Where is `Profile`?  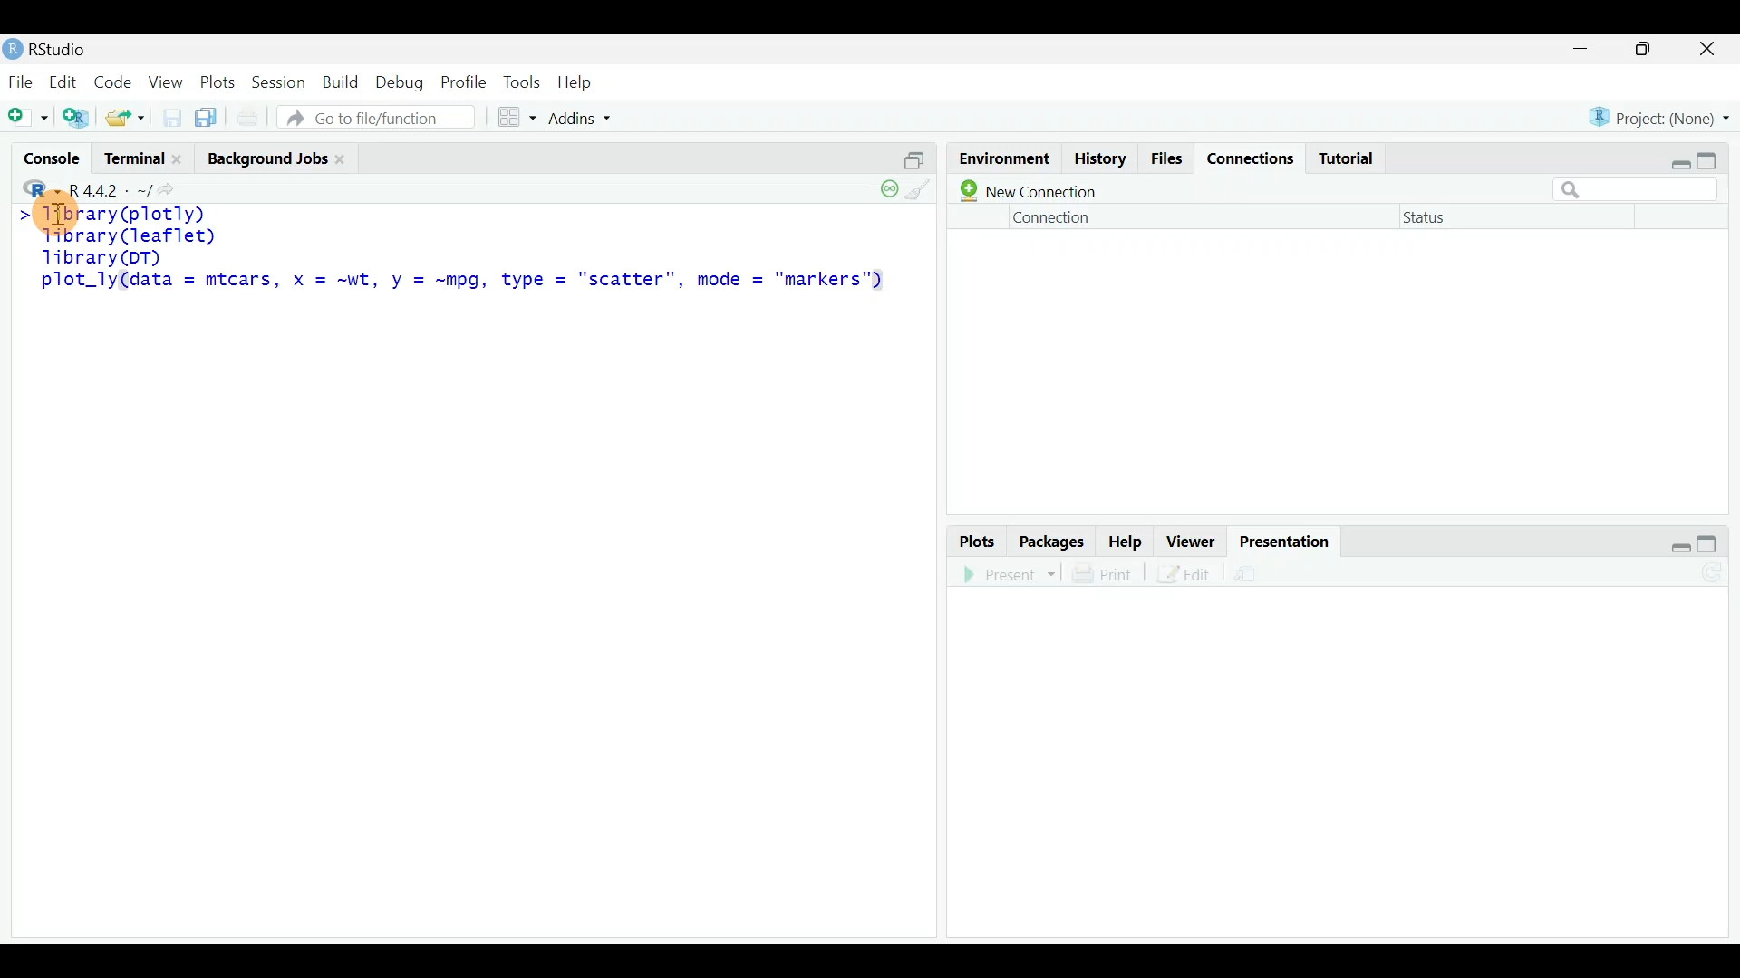 Profile is located at coordinates (464, 81).